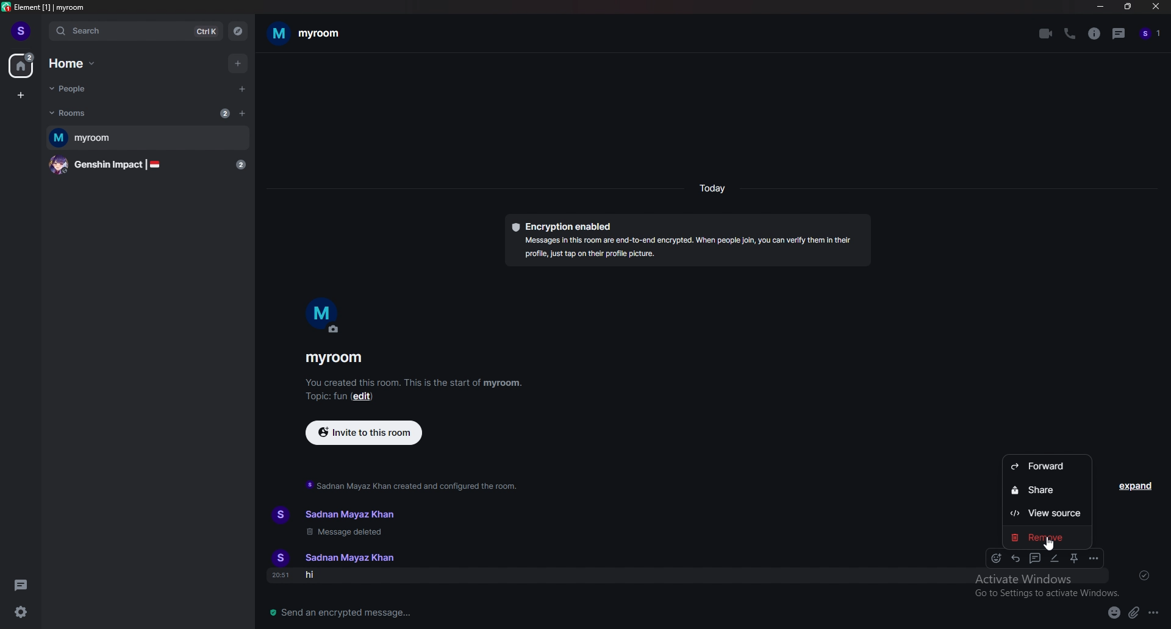 The width and height of the screenshot is (1171, 629). What do you see at coordinates (74, 63) in the screenshot?
I see `home` at bounding box center [74, 63].